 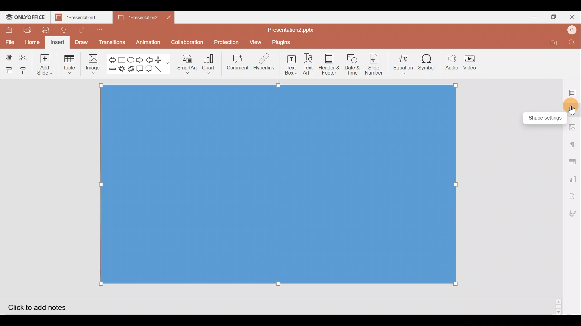 I want to click on Close document, so click(x=169, y=17).